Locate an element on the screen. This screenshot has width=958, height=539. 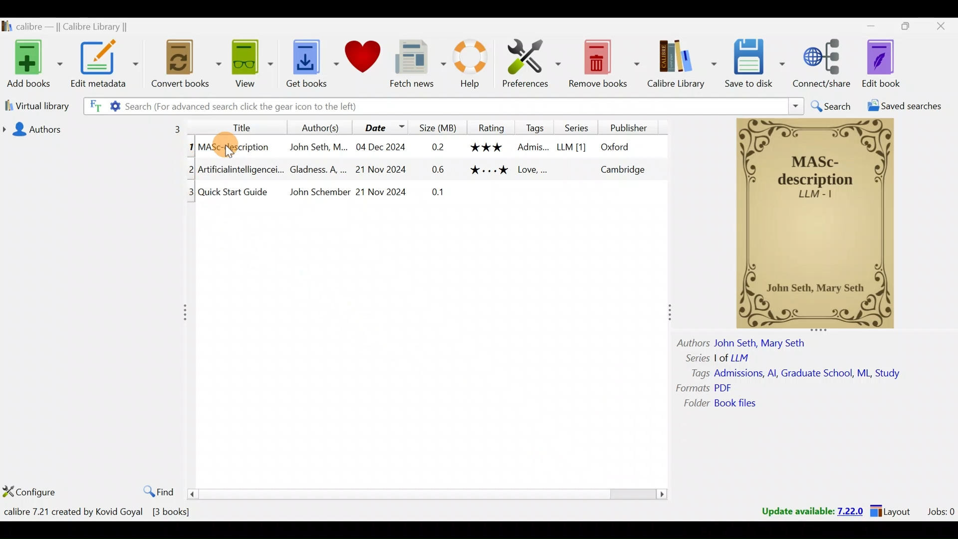
Donate is located at coordinates (363, 66).